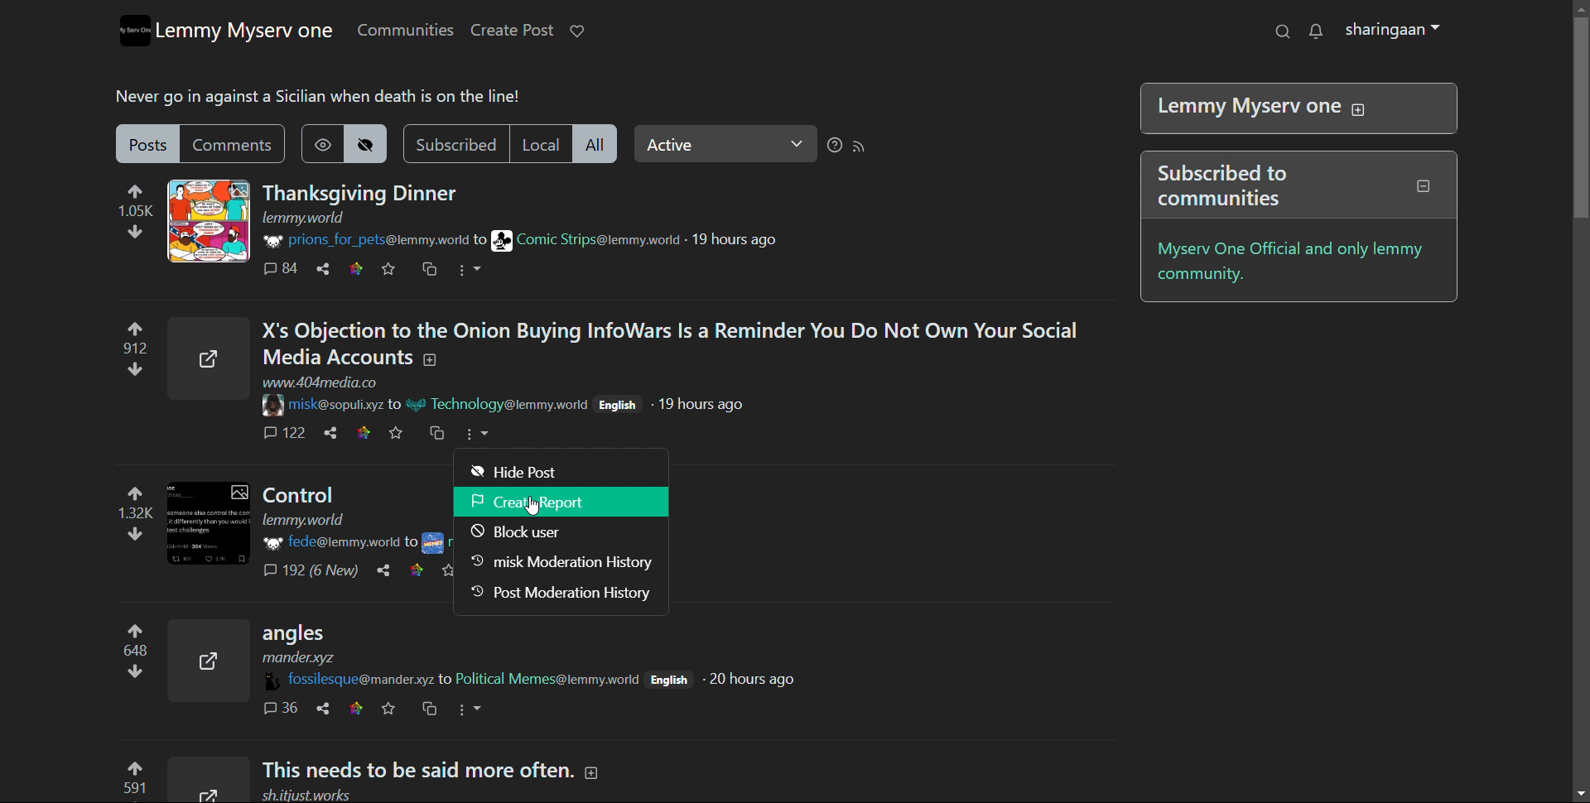  I want to click on scroll up, so click(1580, 7).